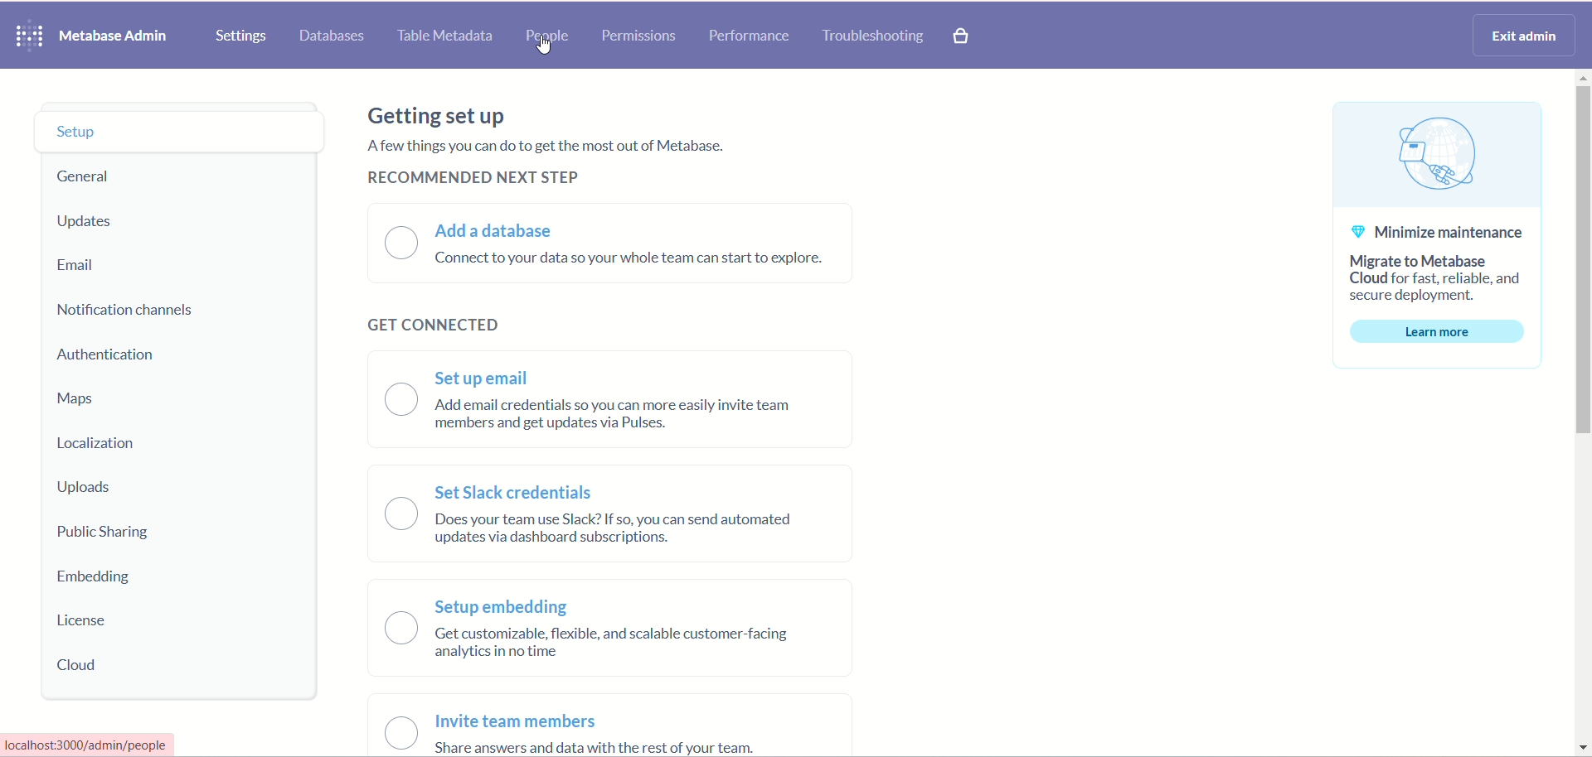 The width and height of the screenshot is (1592, 757). What do you see at coordinates (450, 36) in the screenshot?
I see `table metadata` at bounding box center [450, 36].